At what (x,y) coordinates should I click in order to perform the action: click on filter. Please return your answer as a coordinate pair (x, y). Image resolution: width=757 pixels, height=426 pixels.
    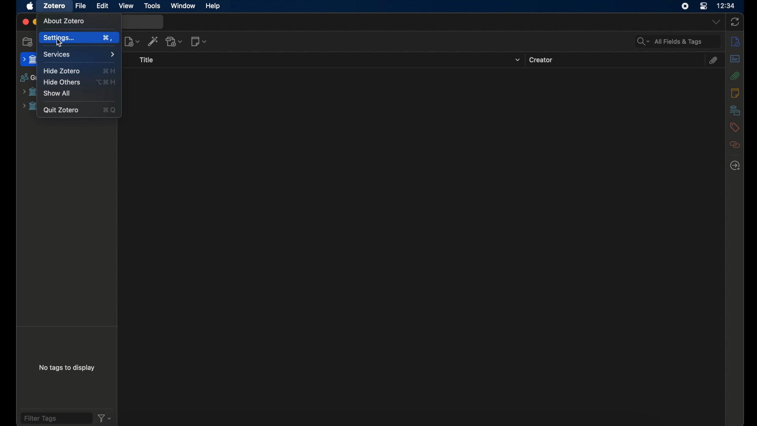
    Looking at the image, I should click on (104, 418).